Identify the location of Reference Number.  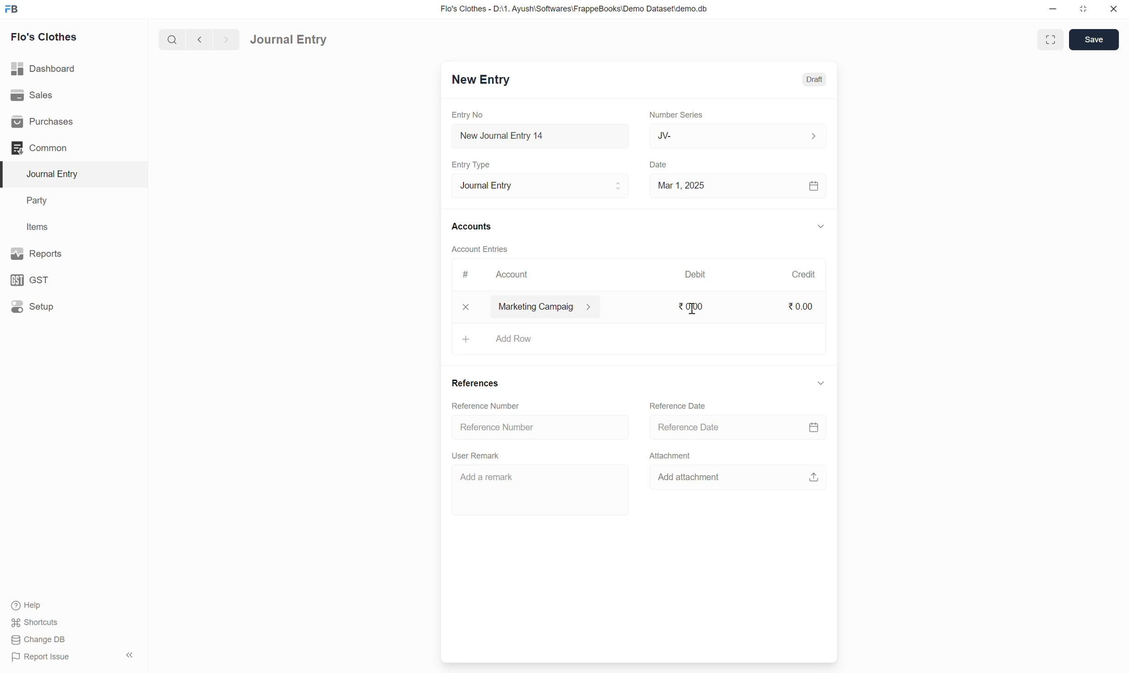
(483, 405).